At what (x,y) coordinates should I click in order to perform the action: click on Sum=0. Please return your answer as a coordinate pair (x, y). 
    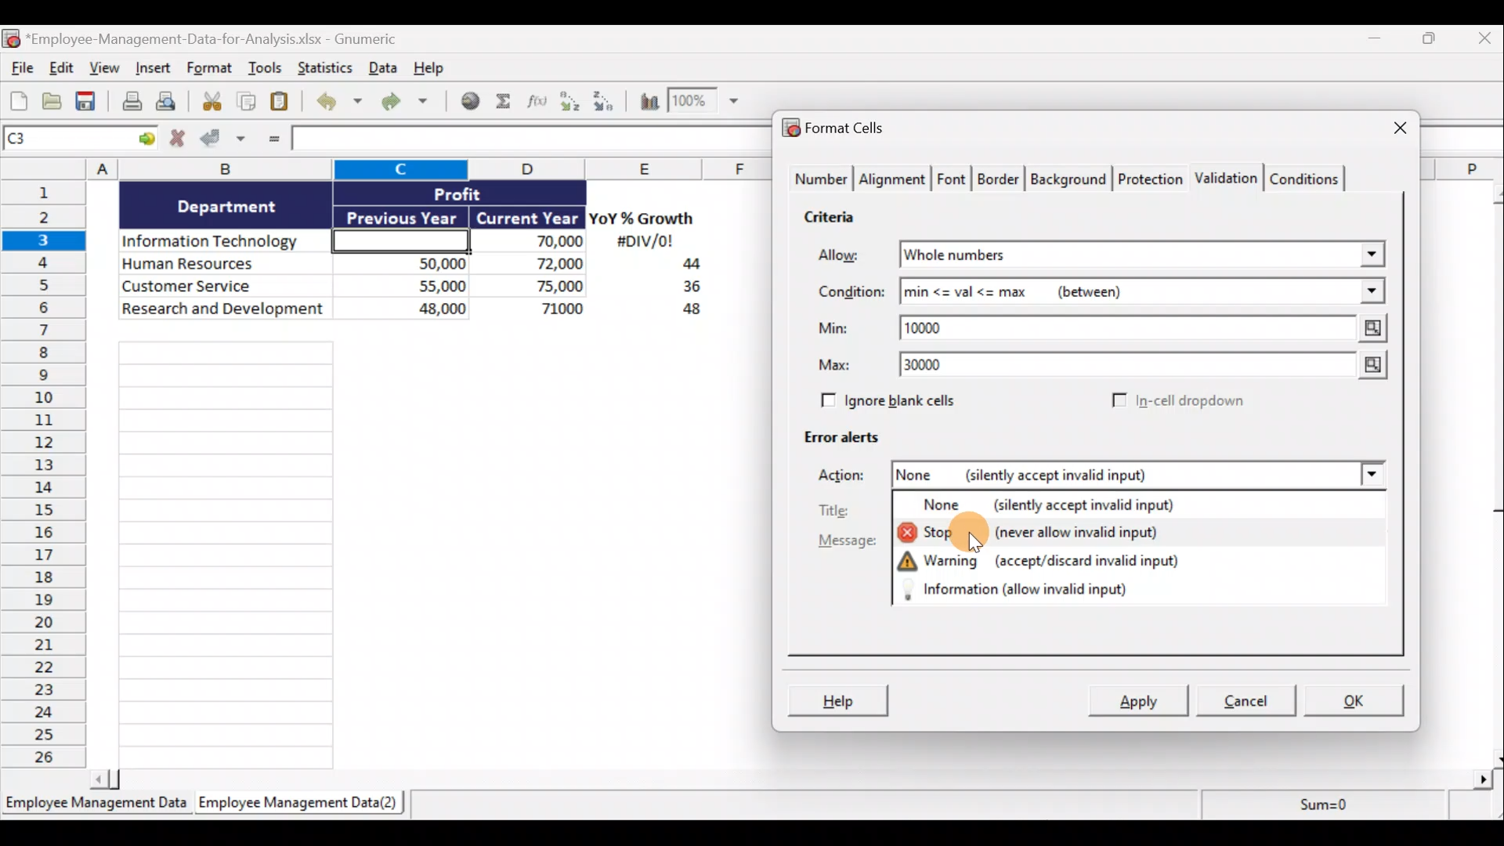
    Looking at the image, I should click on (1317, 809).